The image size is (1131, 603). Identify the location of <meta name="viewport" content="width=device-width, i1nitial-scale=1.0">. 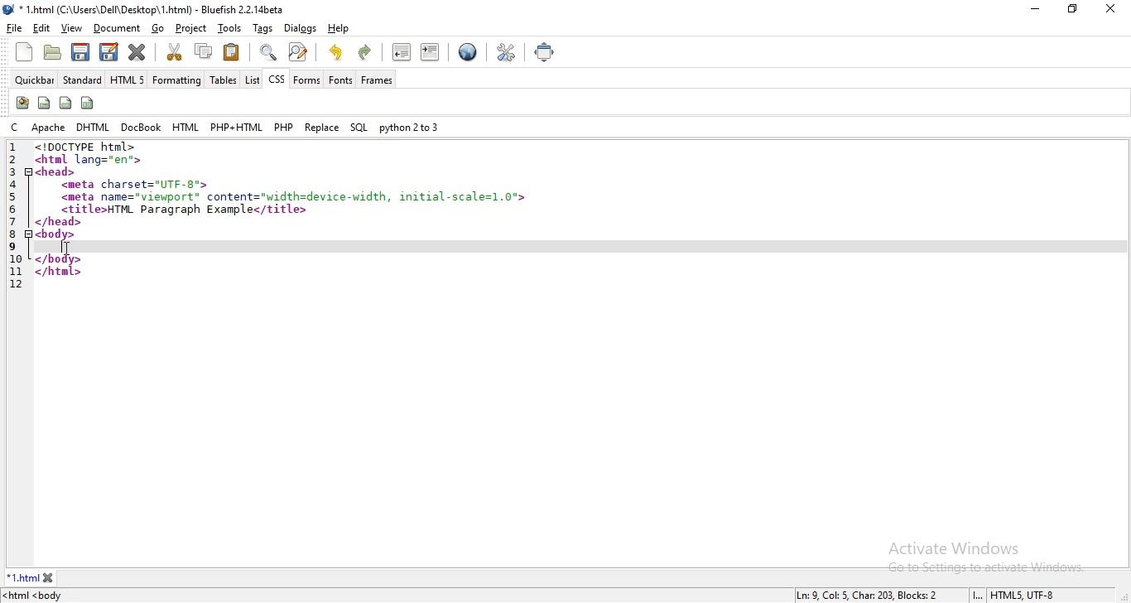
(295, 198).